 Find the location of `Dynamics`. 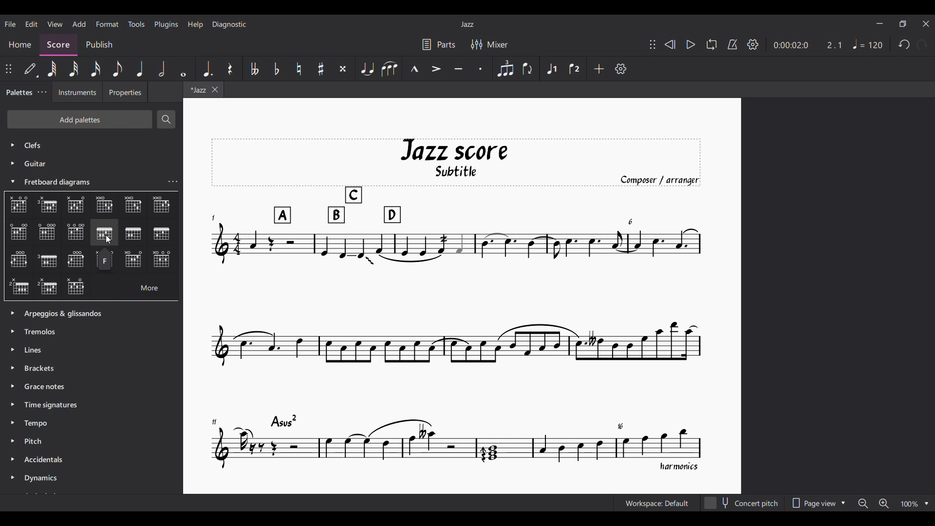

Dynamics is located at coordinates (55, 479).